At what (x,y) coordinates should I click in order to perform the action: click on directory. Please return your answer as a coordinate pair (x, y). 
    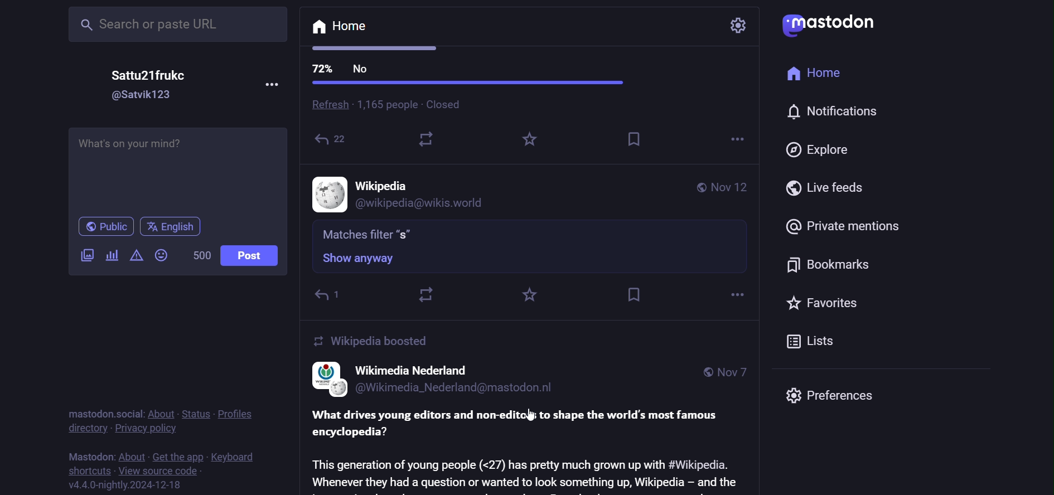
    Looking at the image, I should click on (86, 430).